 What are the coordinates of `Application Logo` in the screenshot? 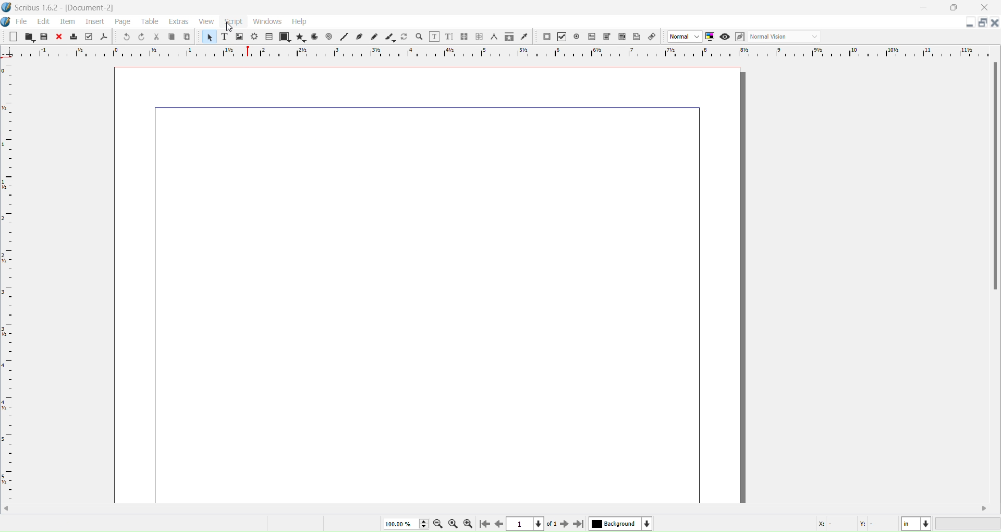 It's located at (6, 8).